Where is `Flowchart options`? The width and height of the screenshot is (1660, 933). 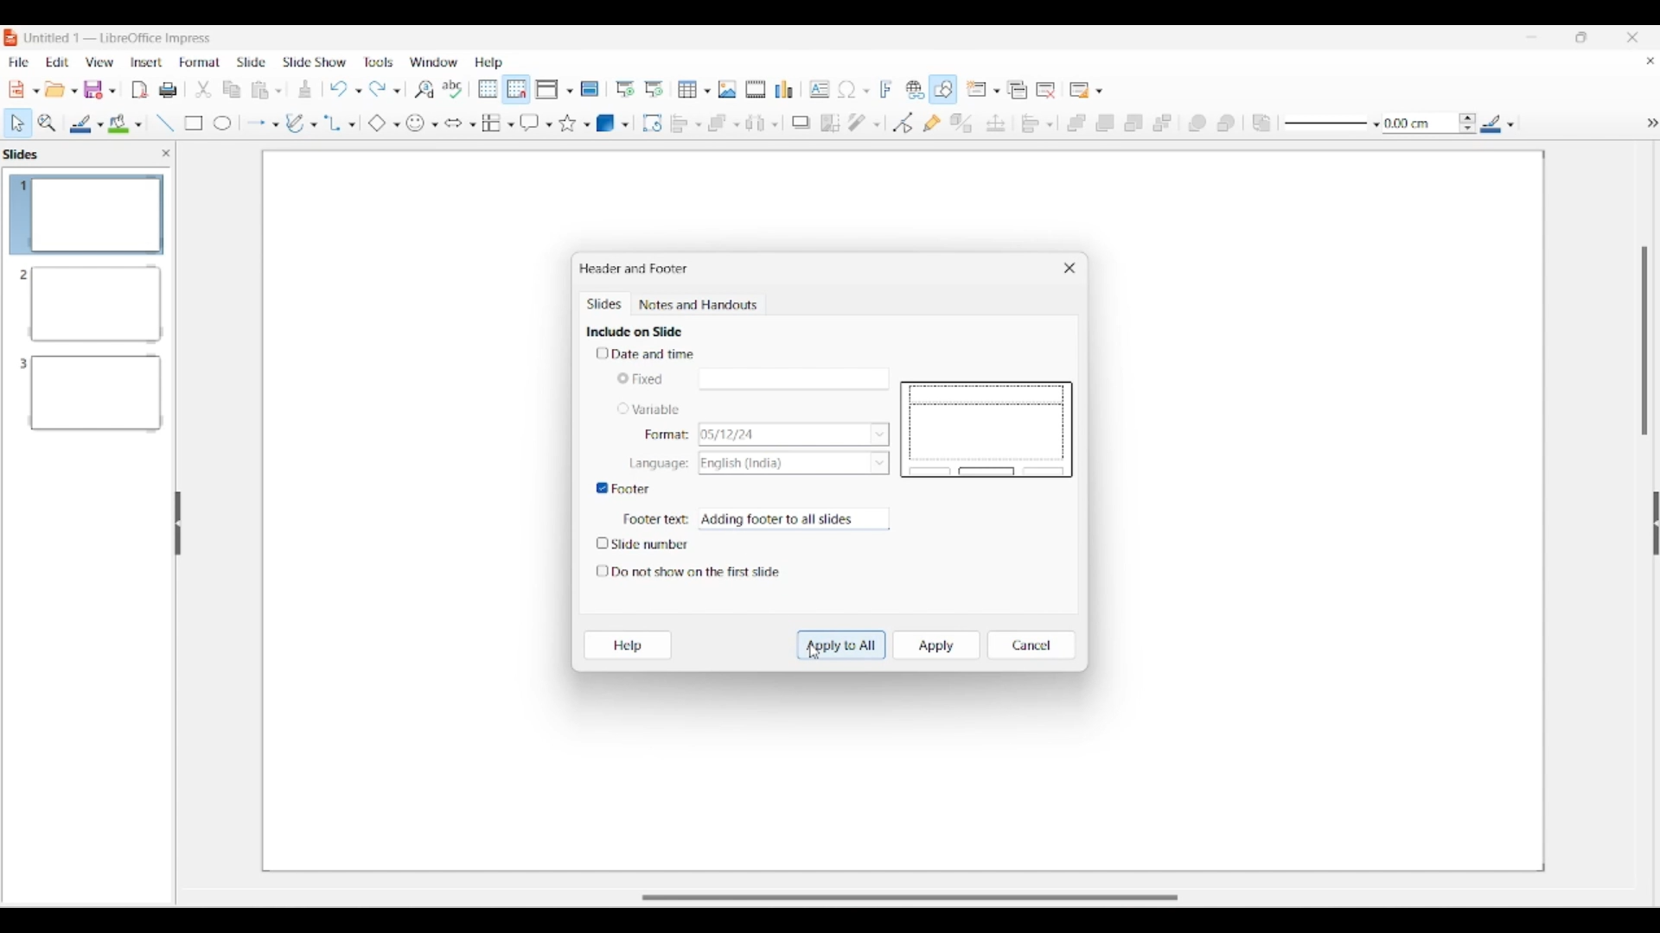
Flowchart options is located at coordinates (497, 123).